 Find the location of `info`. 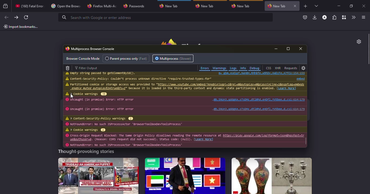

info is located at coordinates (104, 100).